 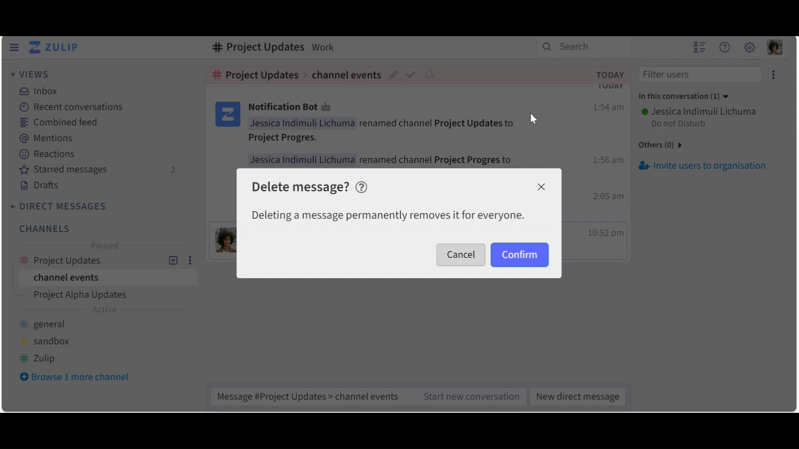 What do you see at coordinates (704, 165) in the screenshot?
I see `Invite users to organisation` at bounding box center [704, 165].